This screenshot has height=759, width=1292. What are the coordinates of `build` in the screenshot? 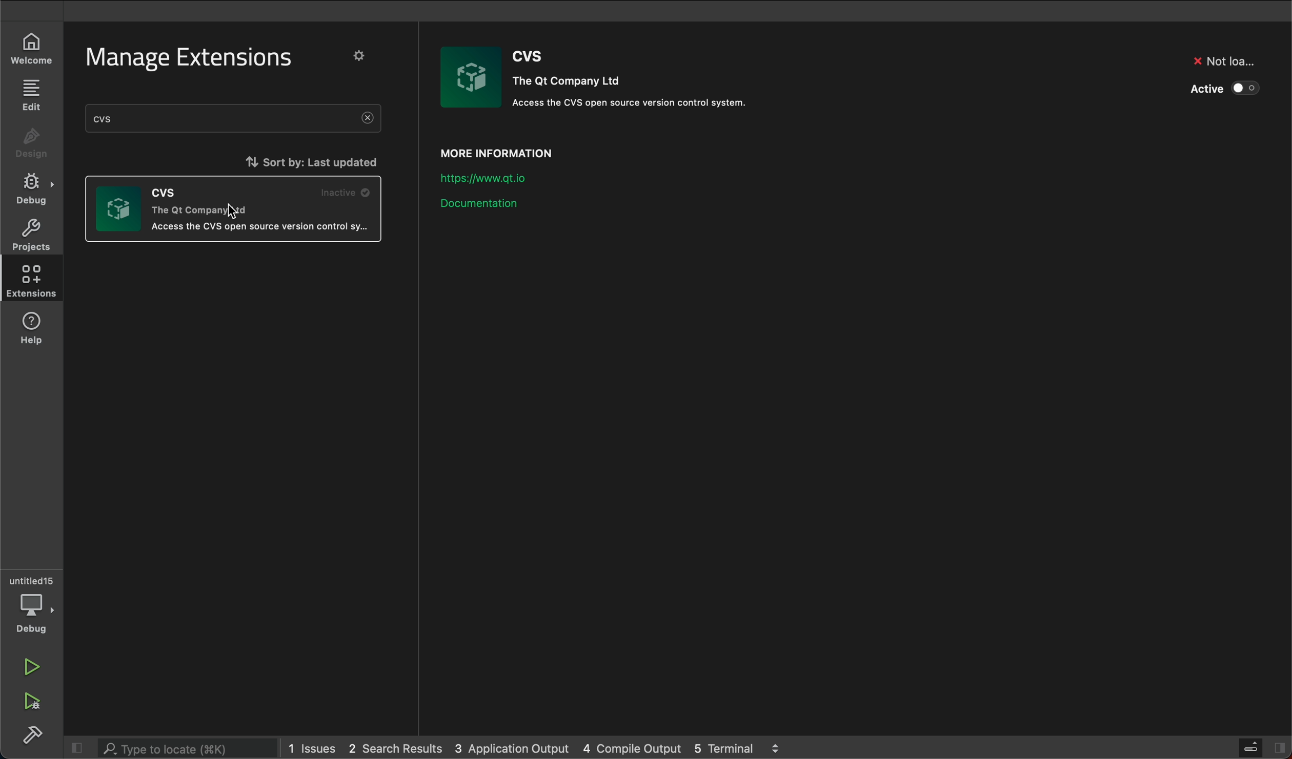 It's located at (32, 735).